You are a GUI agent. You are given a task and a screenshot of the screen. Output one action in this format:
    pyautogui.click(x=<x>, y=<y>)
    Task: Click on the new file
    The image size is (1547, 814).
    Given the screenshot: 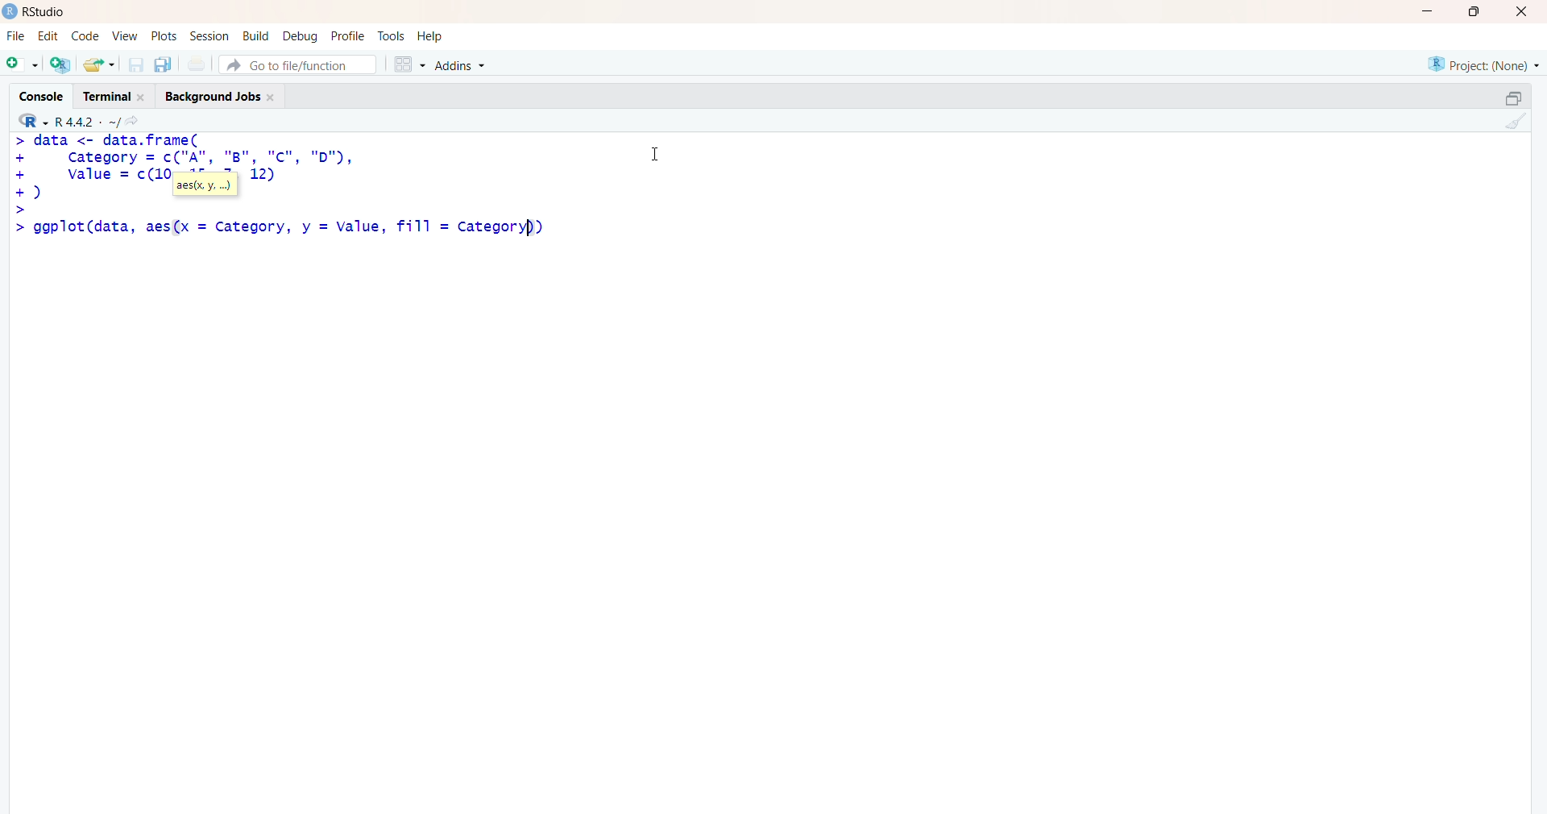 What is the action you would take?
    pyautogui.click(x=22, y=62)
    